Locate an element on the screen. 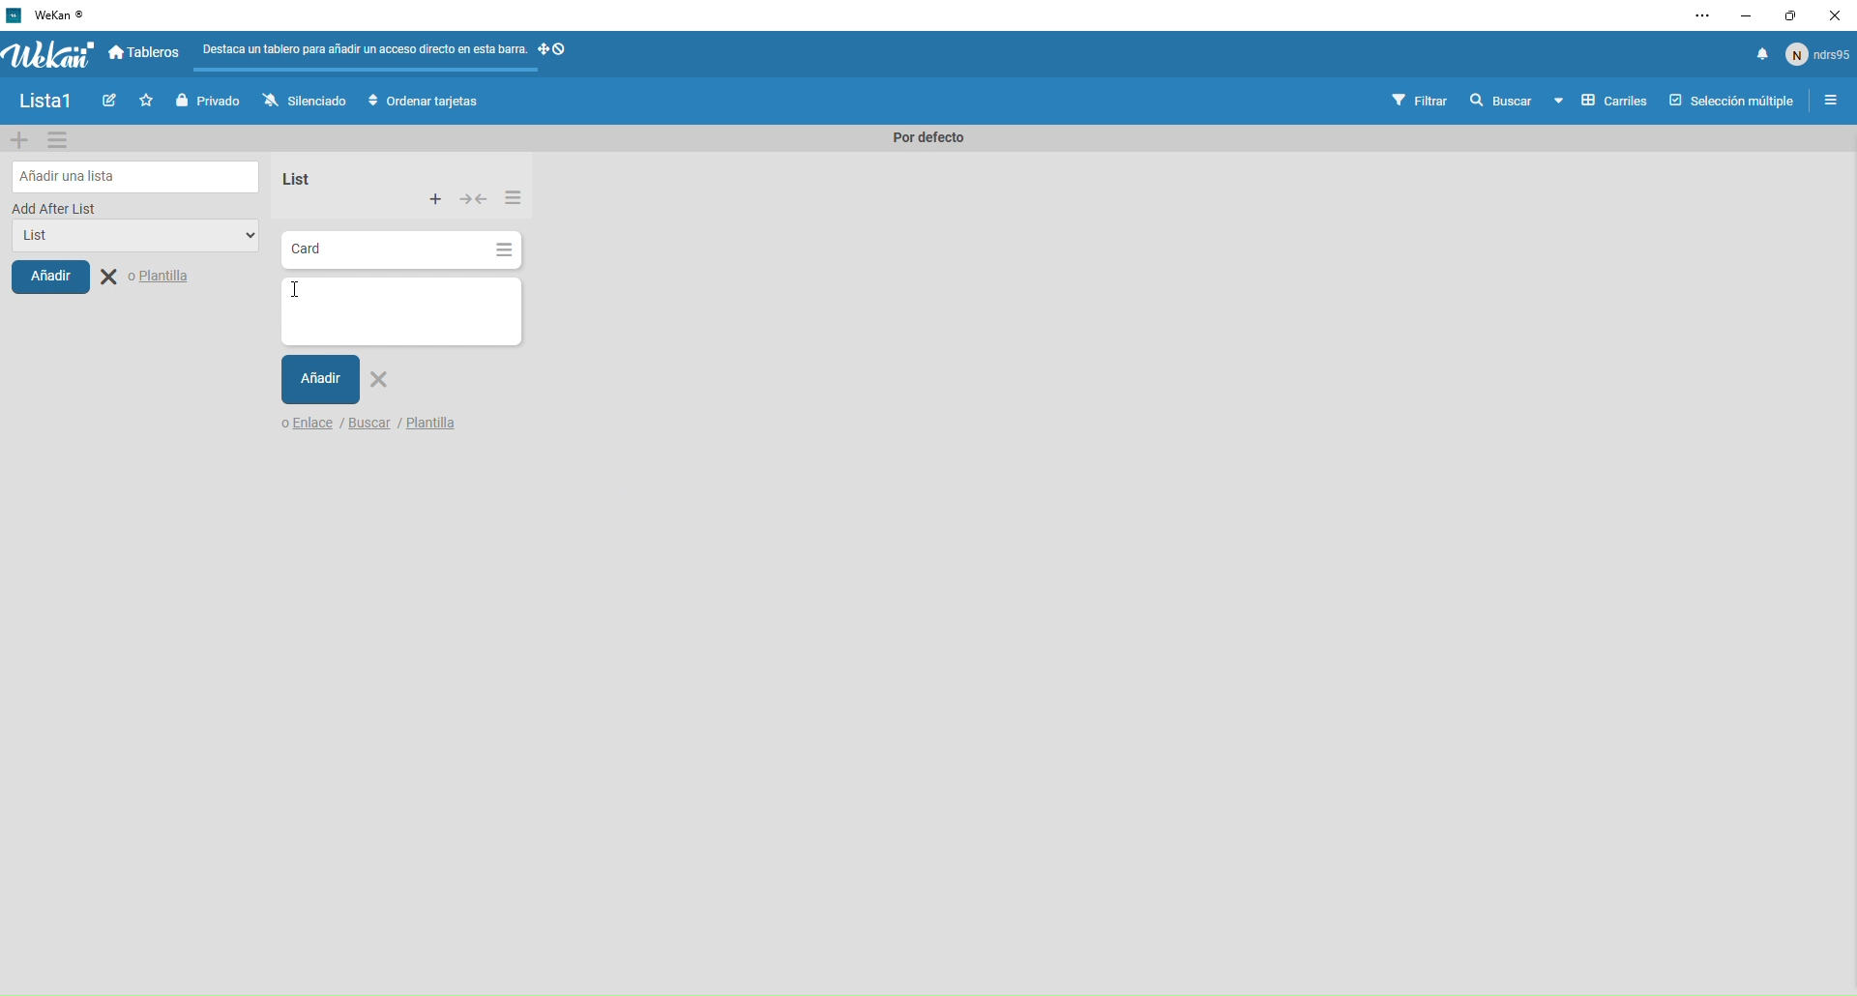 Image resolution: width=1857 pixels, height=996 pixels. Actions is located at coordinates (557, 55).